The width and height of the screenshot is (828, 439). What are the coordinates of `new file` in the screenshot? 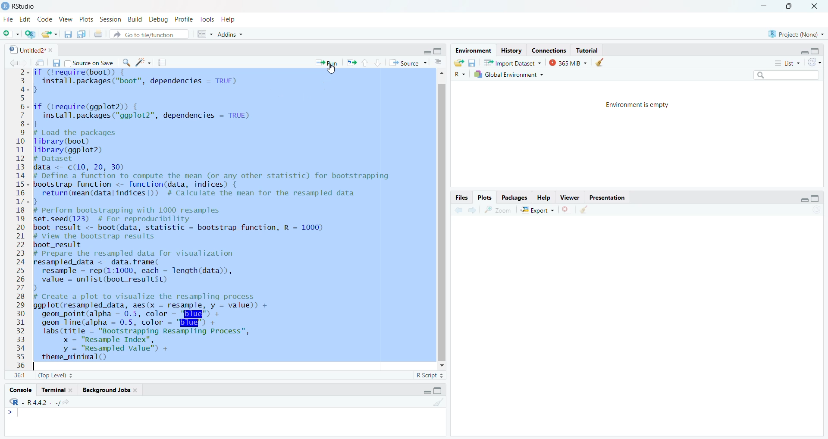 It's located at (10, 35).